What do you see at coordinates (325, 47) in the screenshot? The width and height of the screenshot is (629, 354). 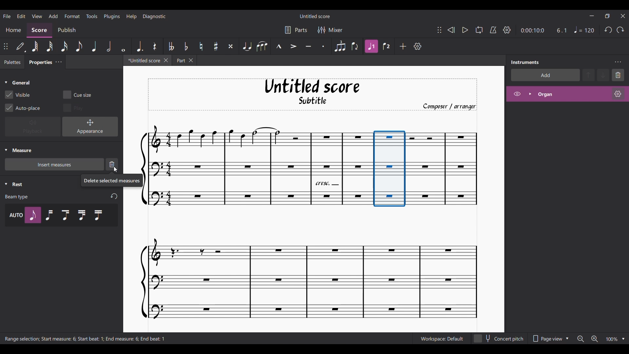 I see `Staccato` at bounding box center [325, 47].